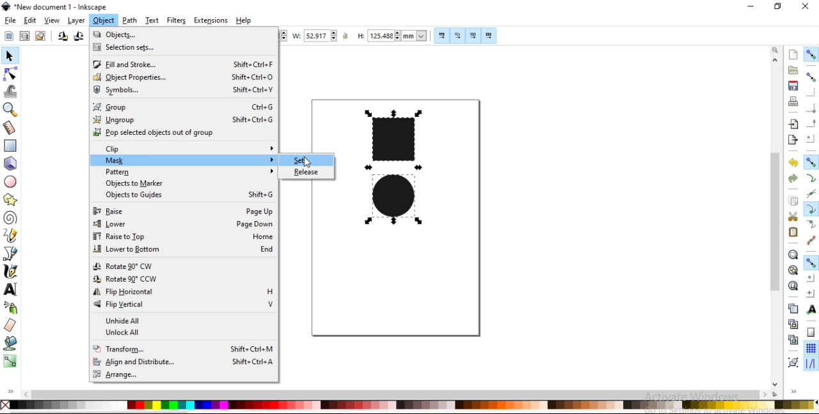  Describe the element at coordinates (10, 289) in the screenshot. I see `create and edit text objects` at that location.